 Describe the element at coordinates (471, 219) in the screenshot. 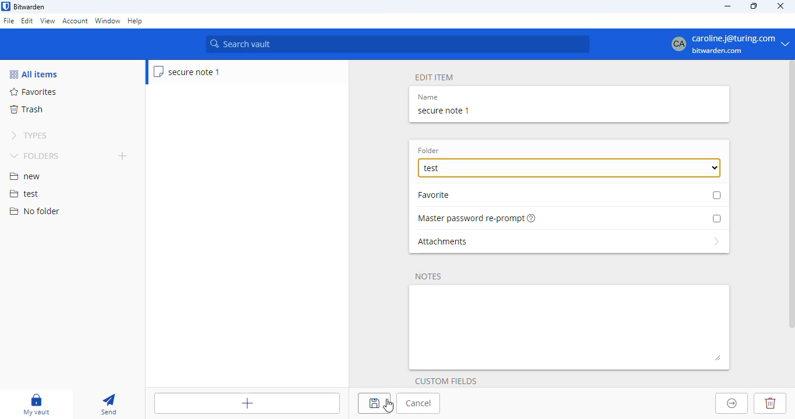

I see `master password re-prompt` at that location.